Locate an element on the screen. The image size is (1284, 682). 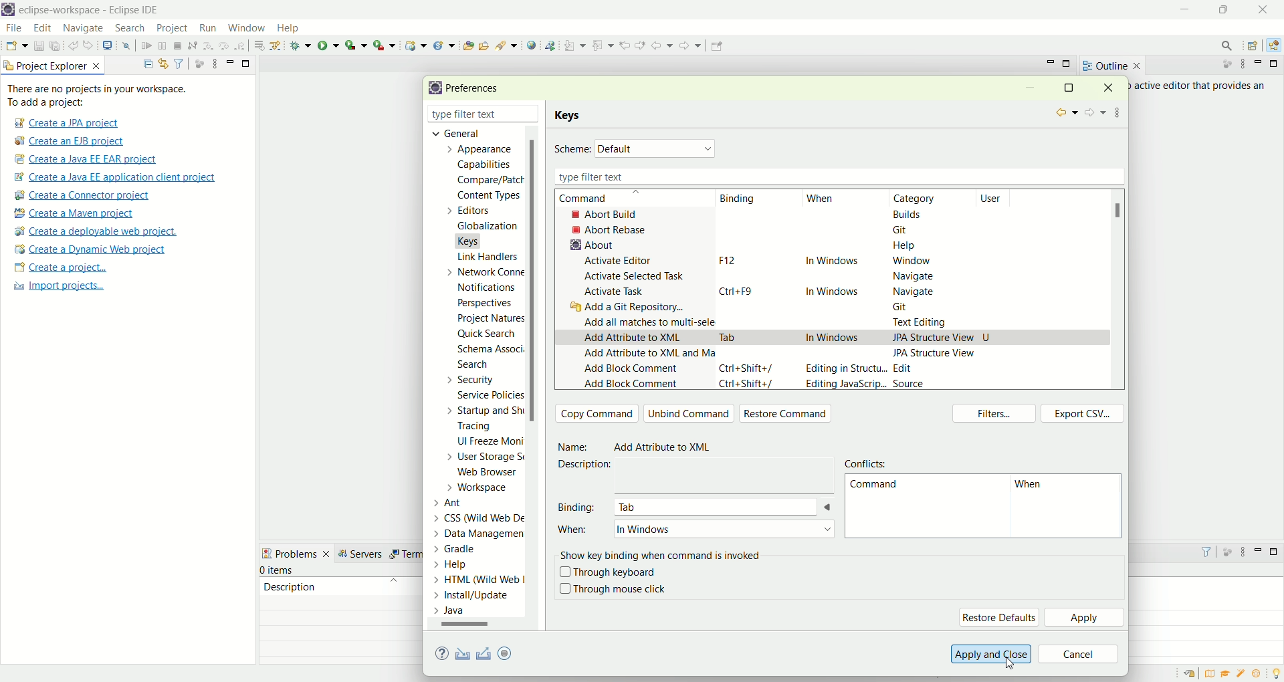
open perspective is located at coordinates (1255, 47).